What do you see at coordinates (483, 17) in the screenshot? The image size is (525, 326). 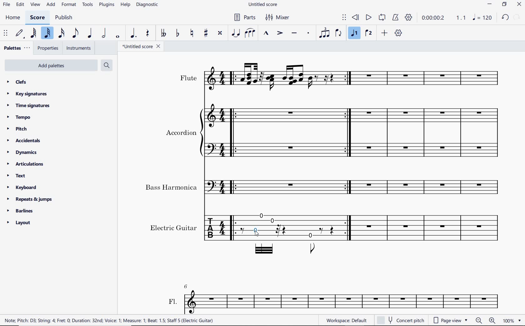 I see `NOTE` at bounding box center [483, 17].